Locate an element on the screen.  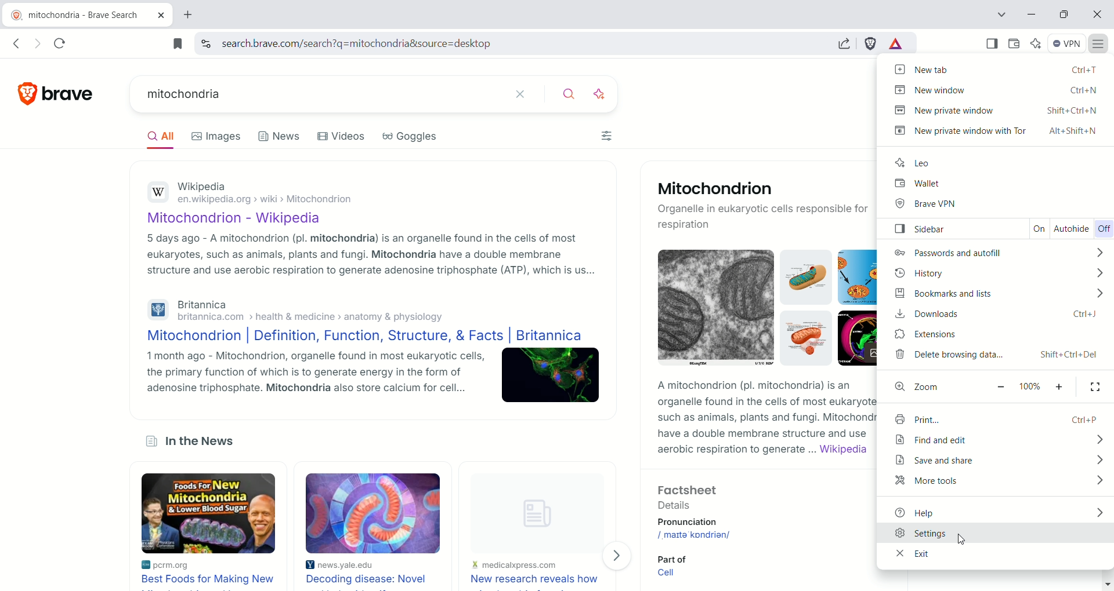
Wikipedia en.wikipedia.org › wiki › Mitochondrion Mitochondrion - Wikipedia is located at coordinates (277, 203).